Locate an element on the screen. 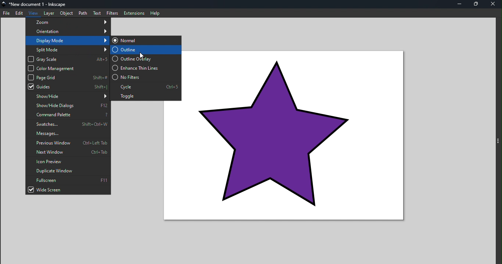 The height and width of the screenshot is (264, 502). Color management is located at coordinates (67, 68).